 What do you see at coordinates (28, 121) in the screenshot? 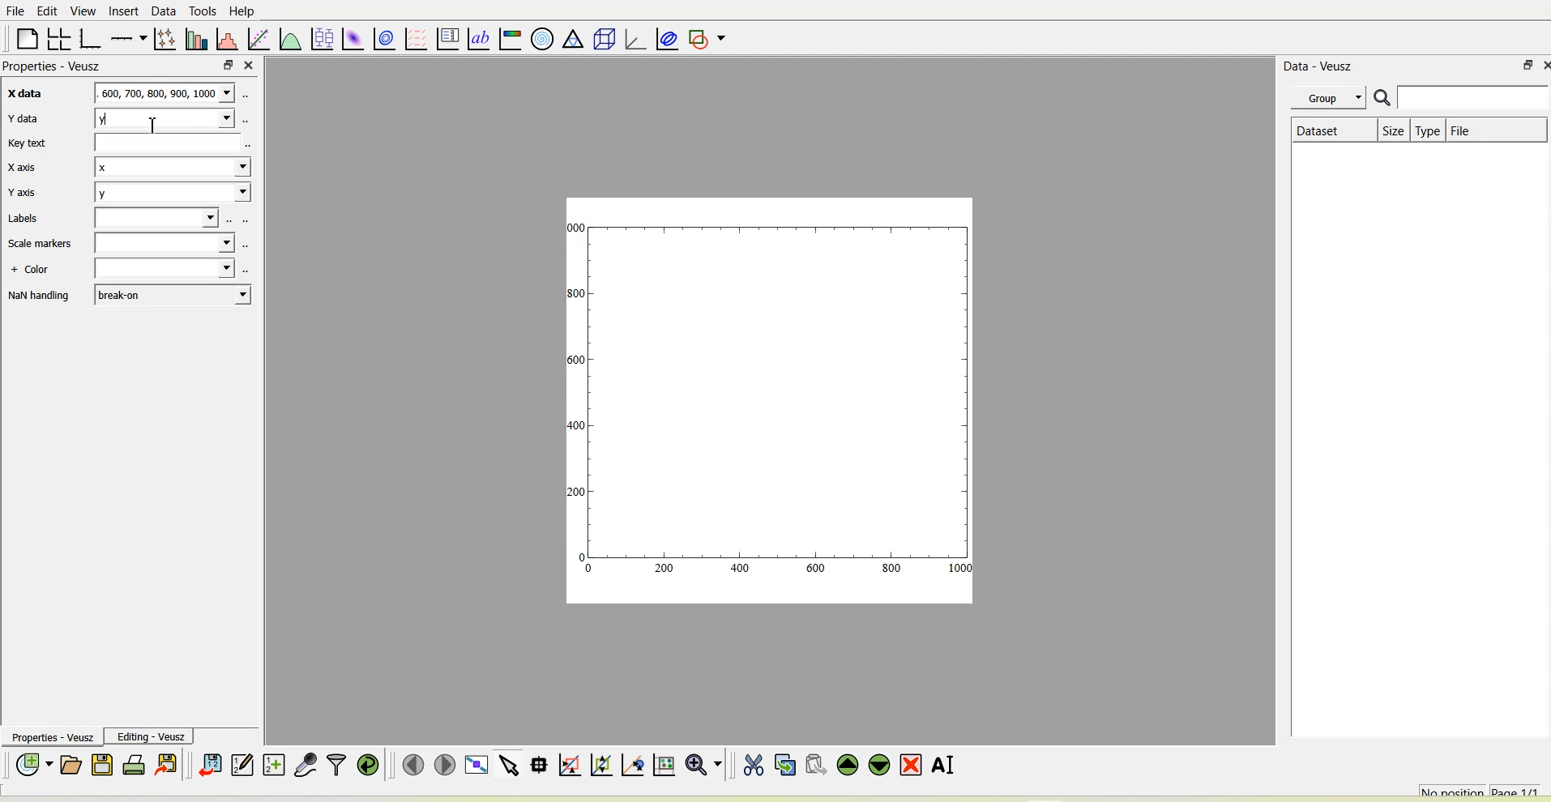
I see `Y data` at bounding box center [28, 121].